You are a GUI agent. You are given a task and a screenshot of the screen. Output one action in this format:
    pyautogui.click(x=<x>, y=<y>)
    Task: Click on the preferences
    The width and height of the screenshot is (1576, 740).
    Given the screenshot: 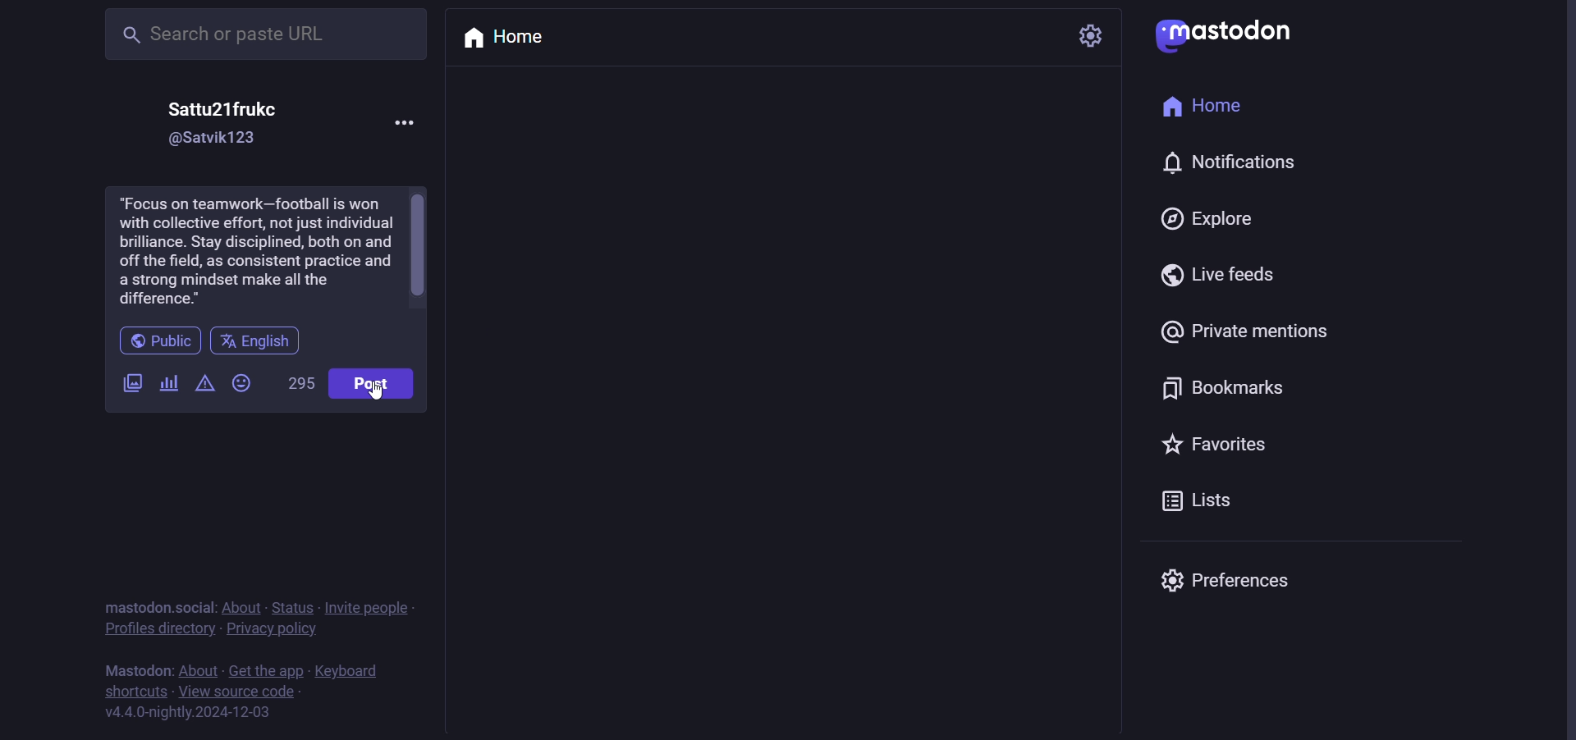 What is the action you would take?
    pyautogui.click(x=1224, y=579)
    